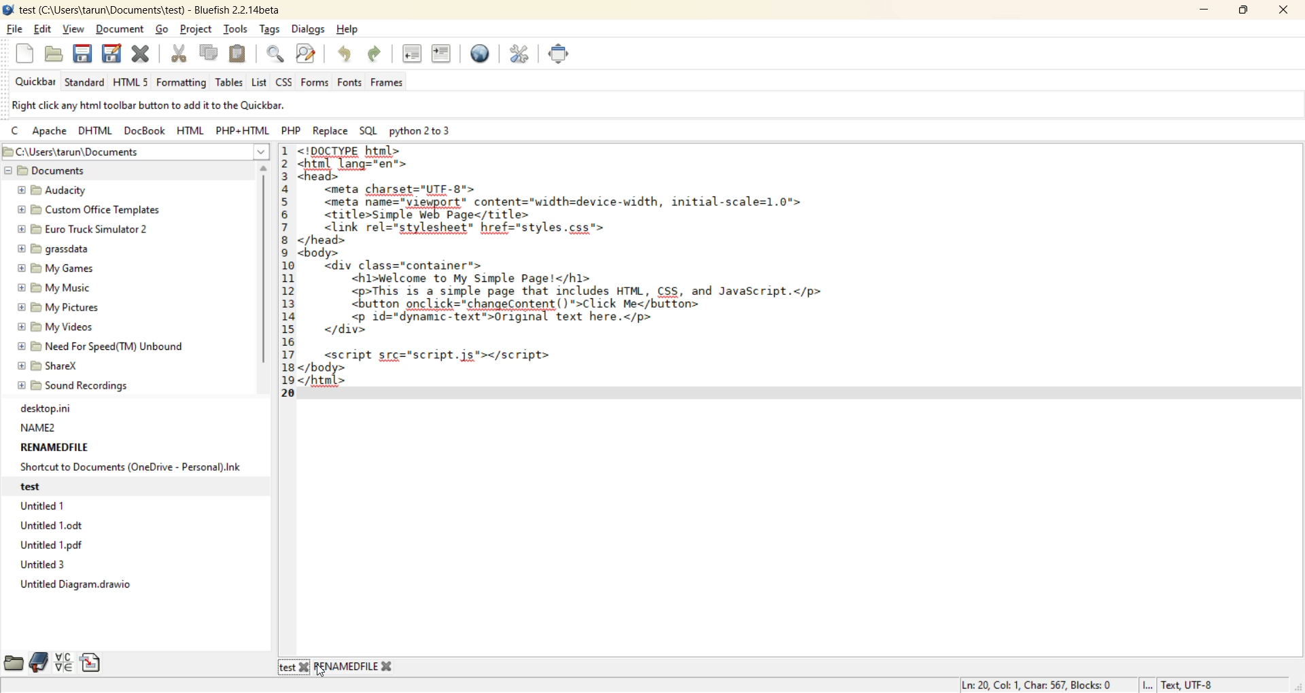 The height and width of the screenshot is (693, 1305). I want to click on css, so click(284, 82).